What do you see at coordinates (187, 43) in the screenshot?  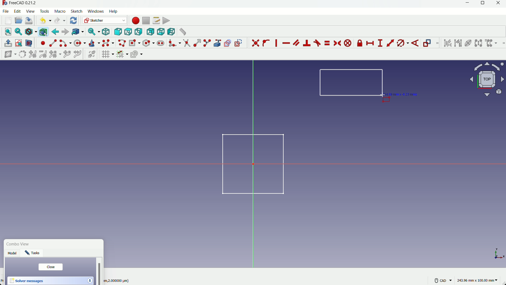 I see `trim edges` at bounding box center [187, 43].